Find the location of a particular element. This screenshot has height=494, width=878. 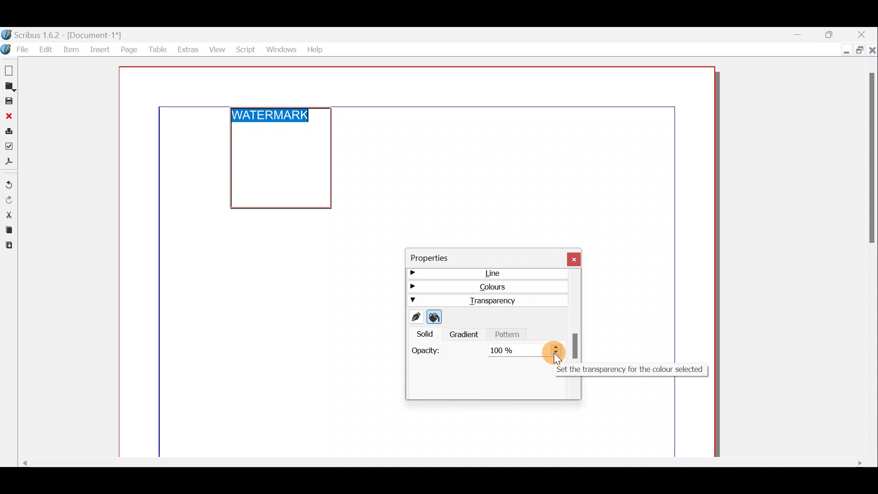

Minimise is located at coordinates (800, 33).